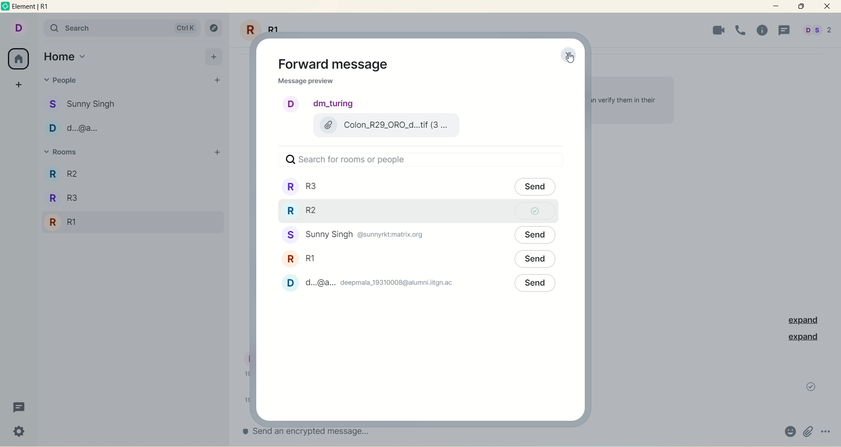 This screenshot has height=447, width=841. Describe the element at coordinates (18, 409) in the screenshot. I see `threads` at that location.